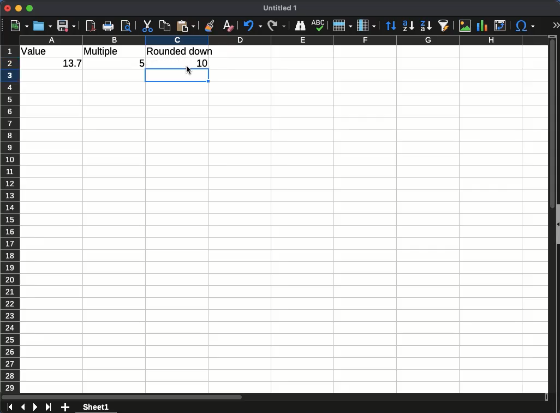  What do you see at coordinates (556, 25) in the screenshot?
I see `expand` at bounding box center [556, 25].